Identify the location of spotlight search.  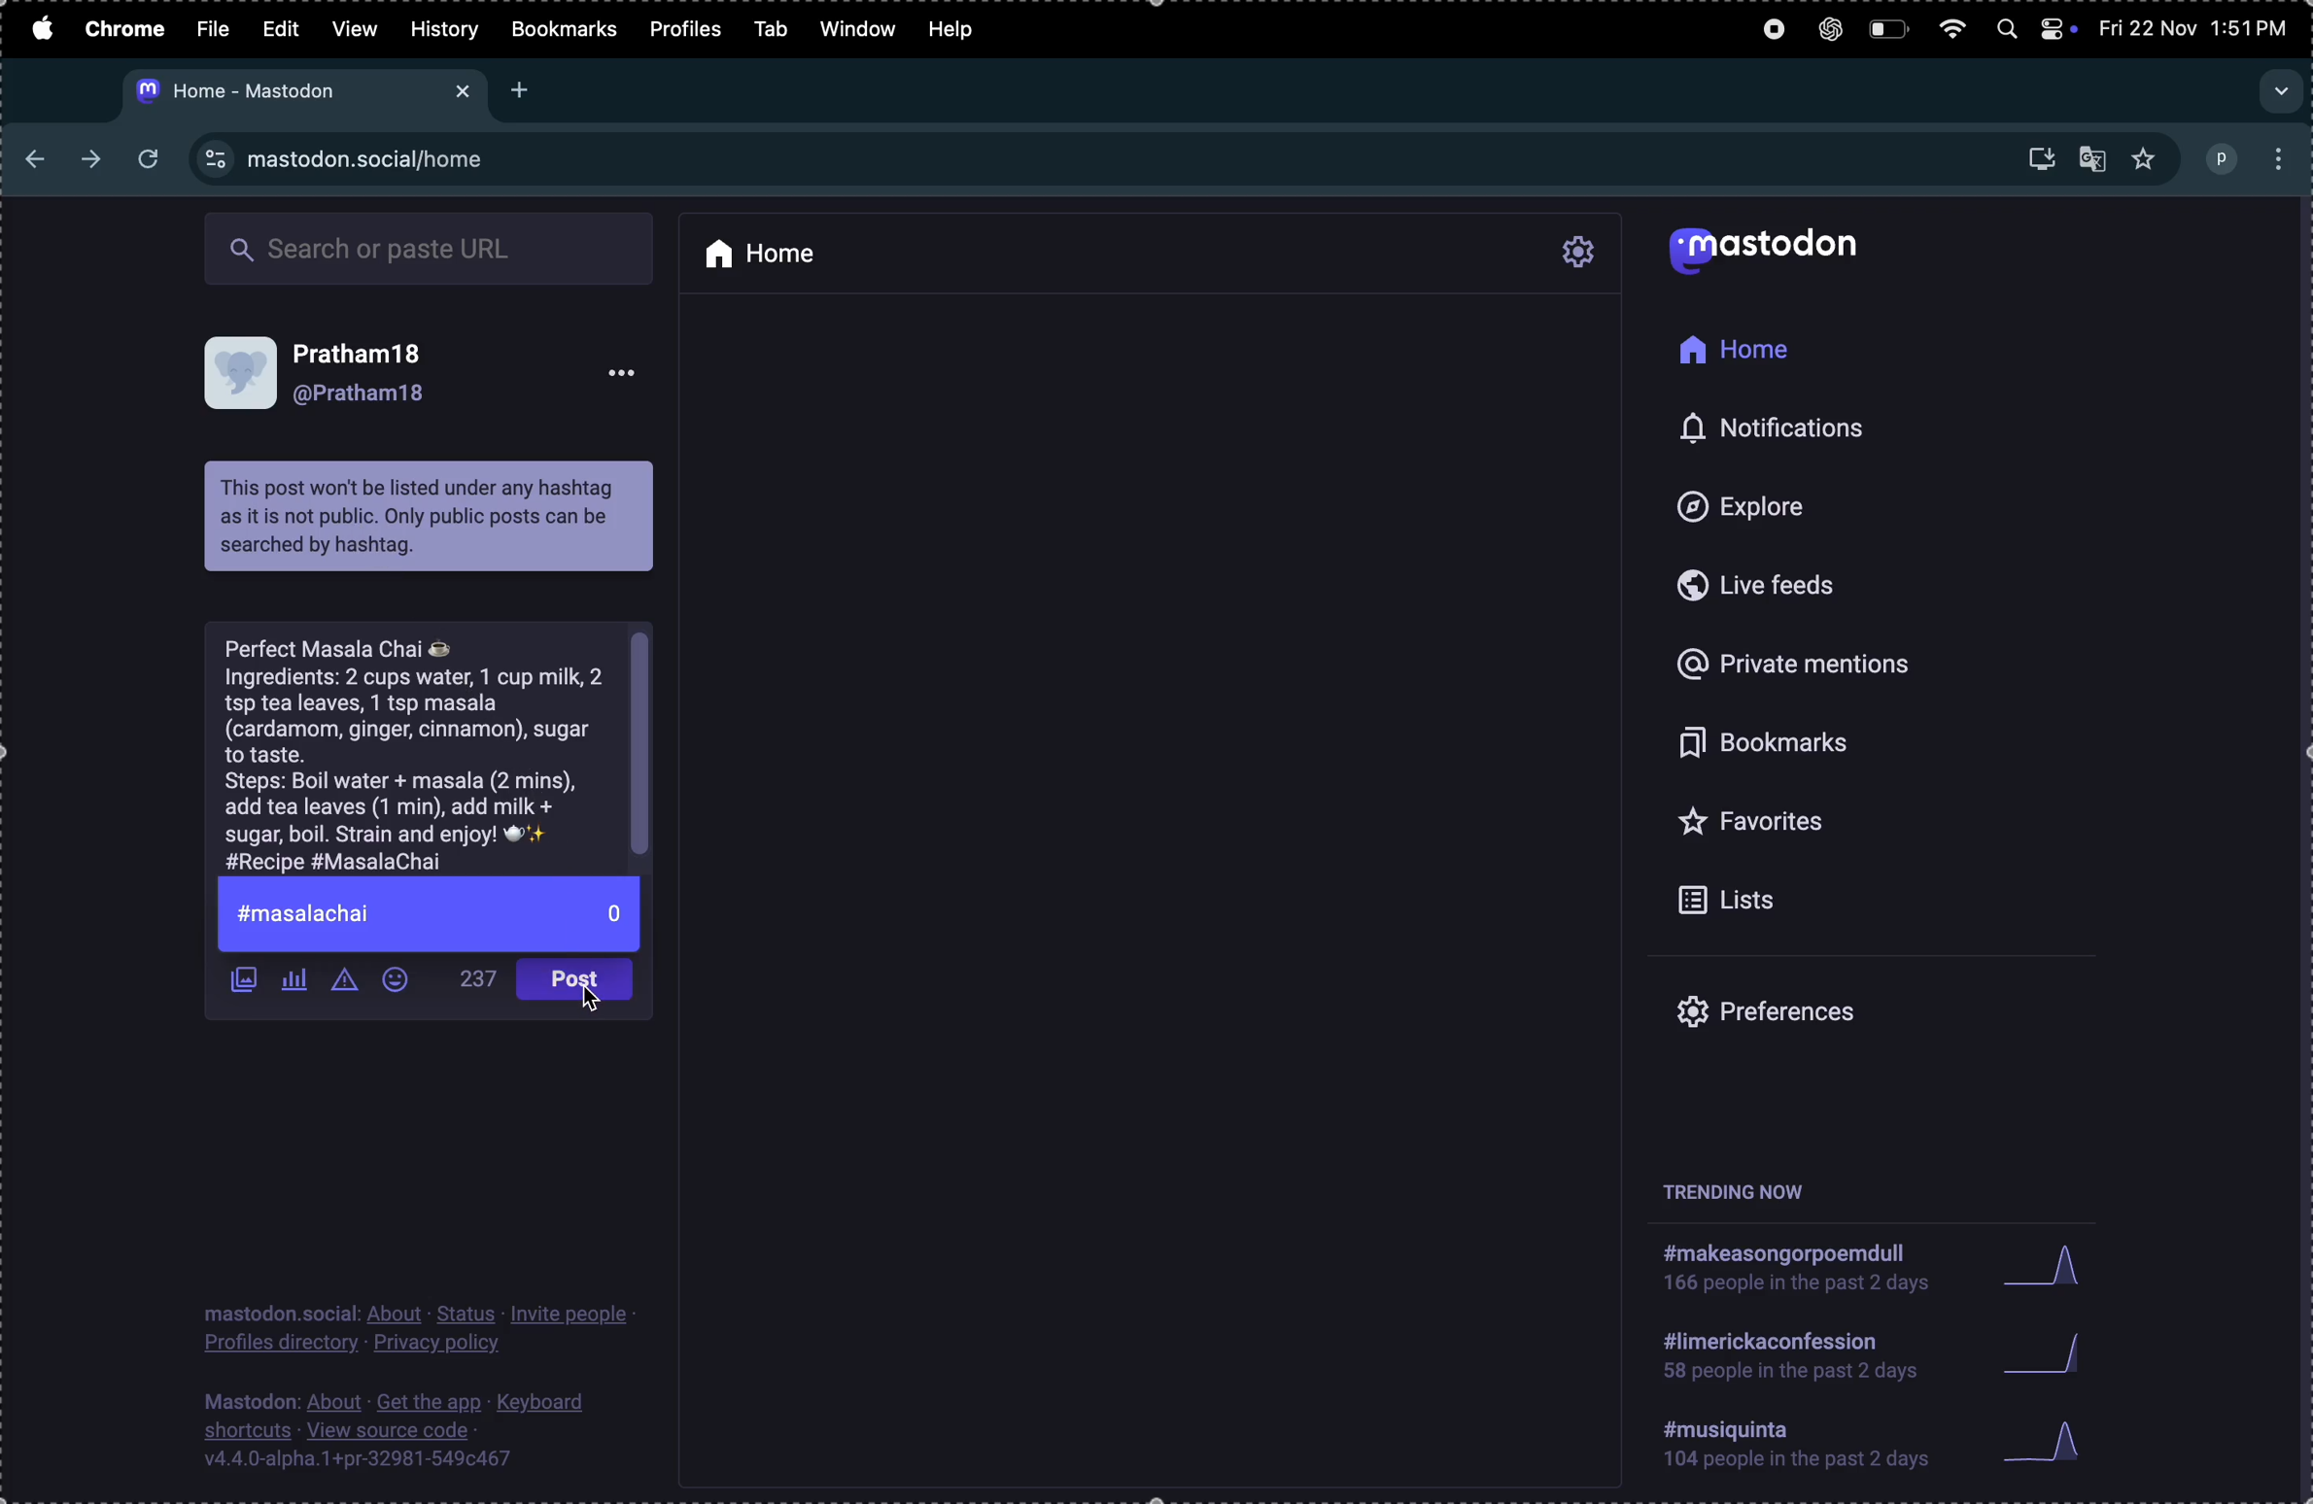
(2007, 31).